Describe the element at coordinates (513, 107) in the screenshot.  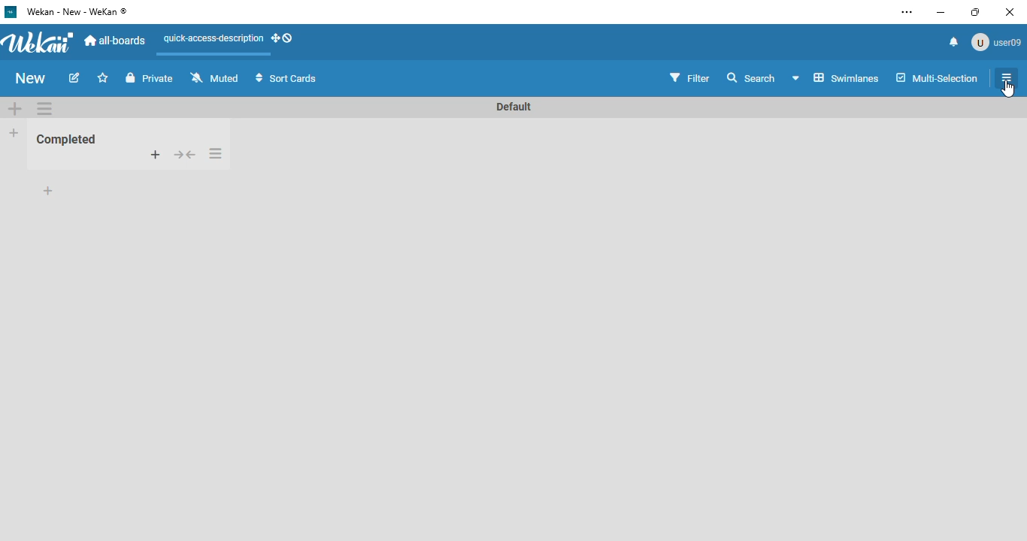
I see `Default` at that location.